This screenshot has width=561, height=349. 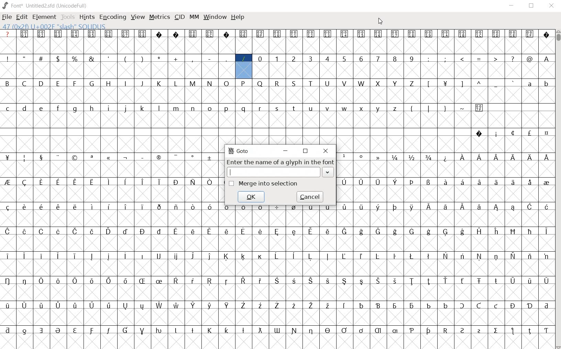 I want to click on glyph, so click(x=513, y=231).